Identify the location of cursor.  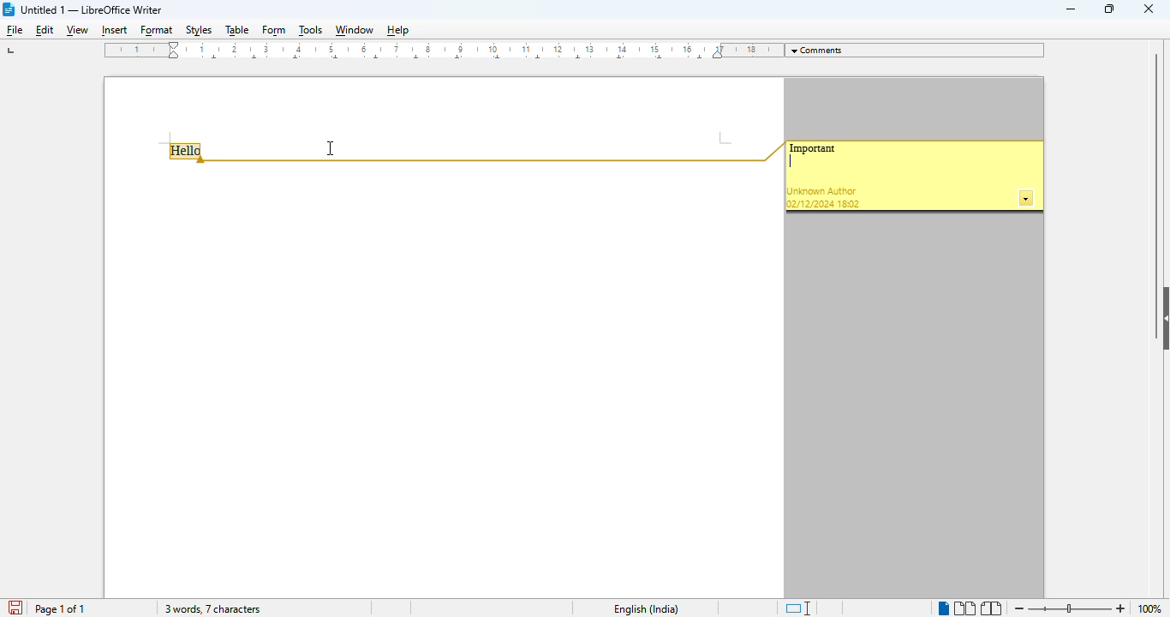
(331, 148).